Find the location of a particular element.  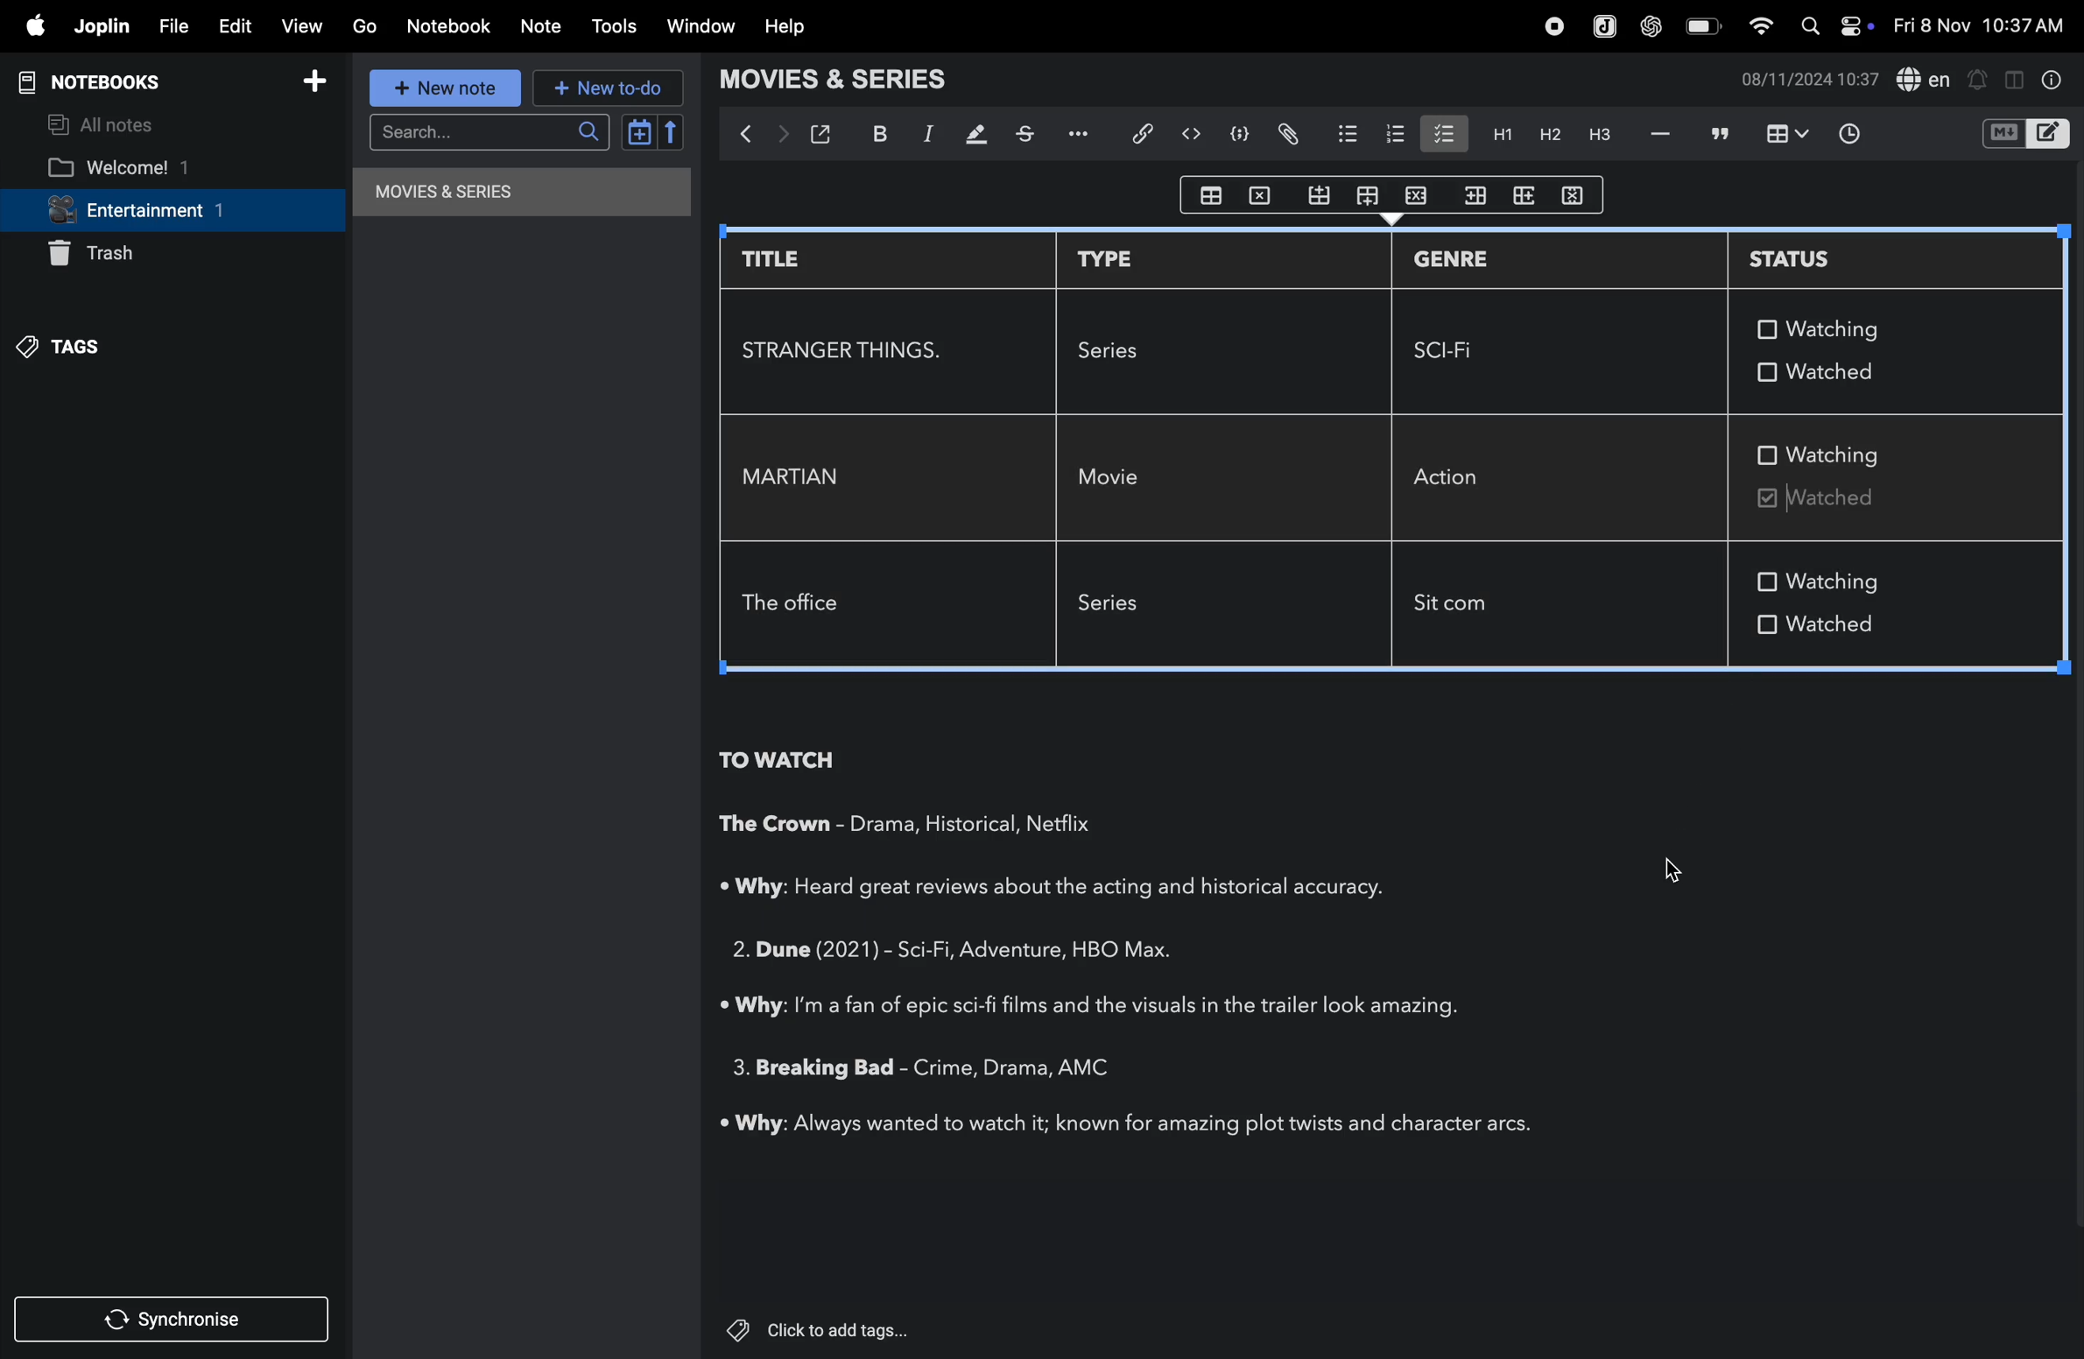

to watch is located at coordinates (777, 762).